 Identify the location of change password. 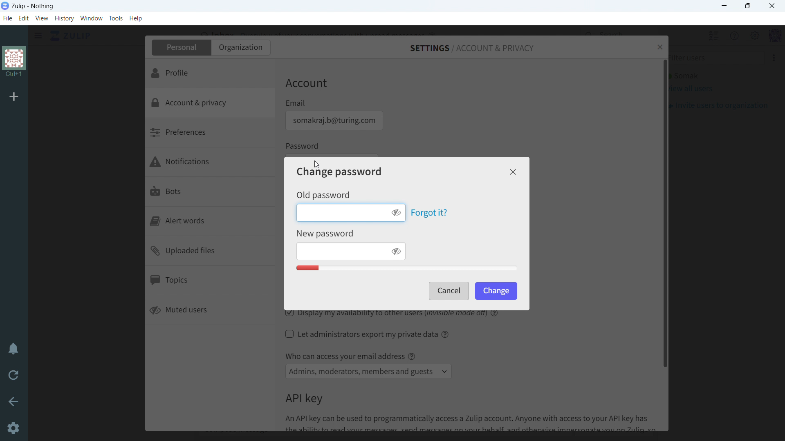
(340, 171).